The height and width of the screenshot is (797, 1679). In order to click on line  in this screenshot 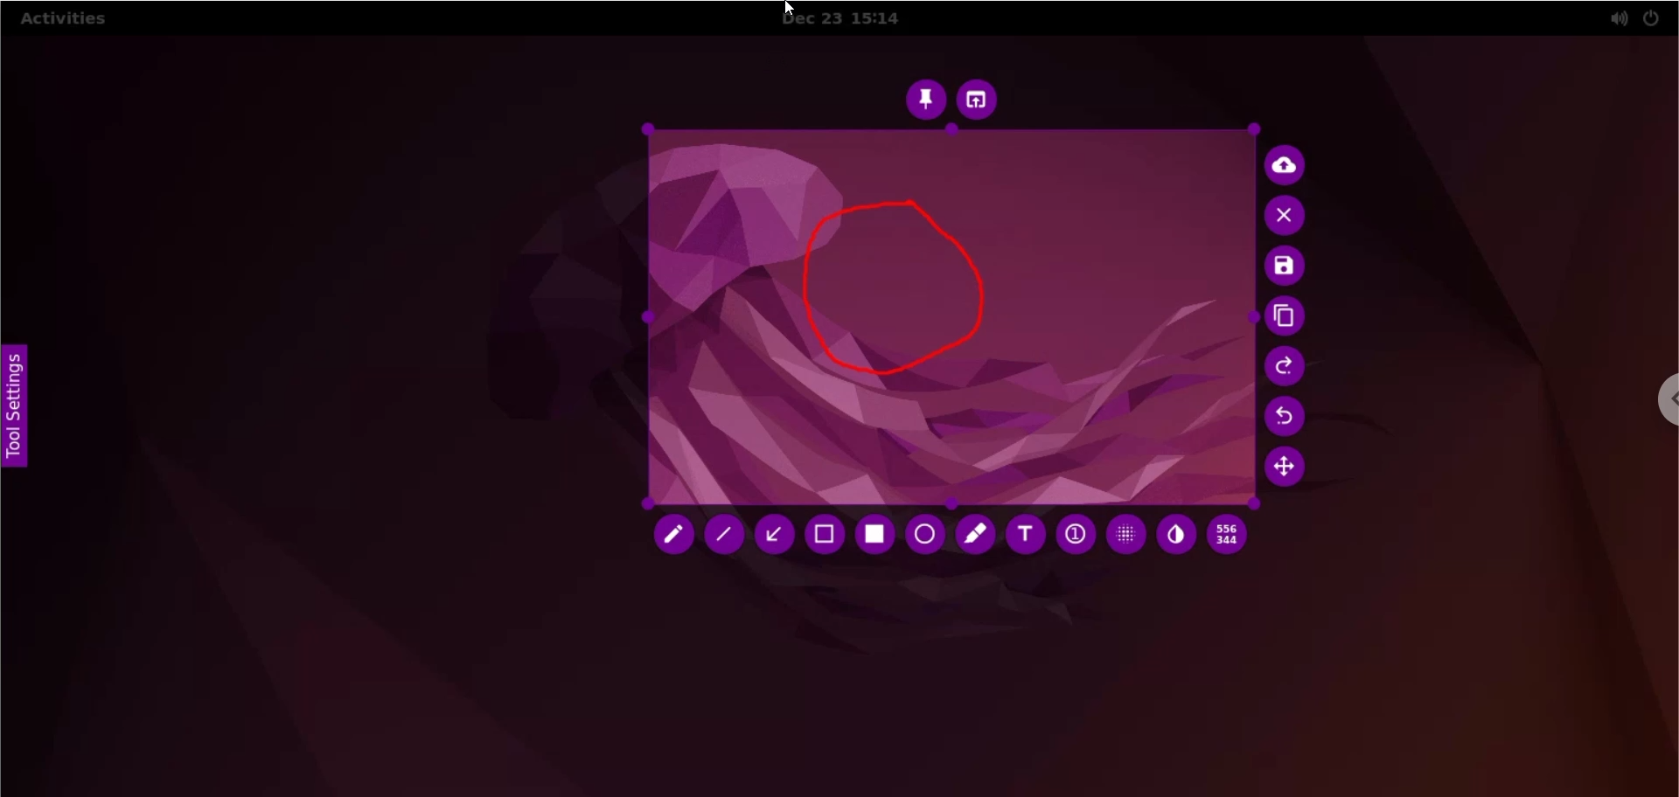, I will do `click(722, 535)`.